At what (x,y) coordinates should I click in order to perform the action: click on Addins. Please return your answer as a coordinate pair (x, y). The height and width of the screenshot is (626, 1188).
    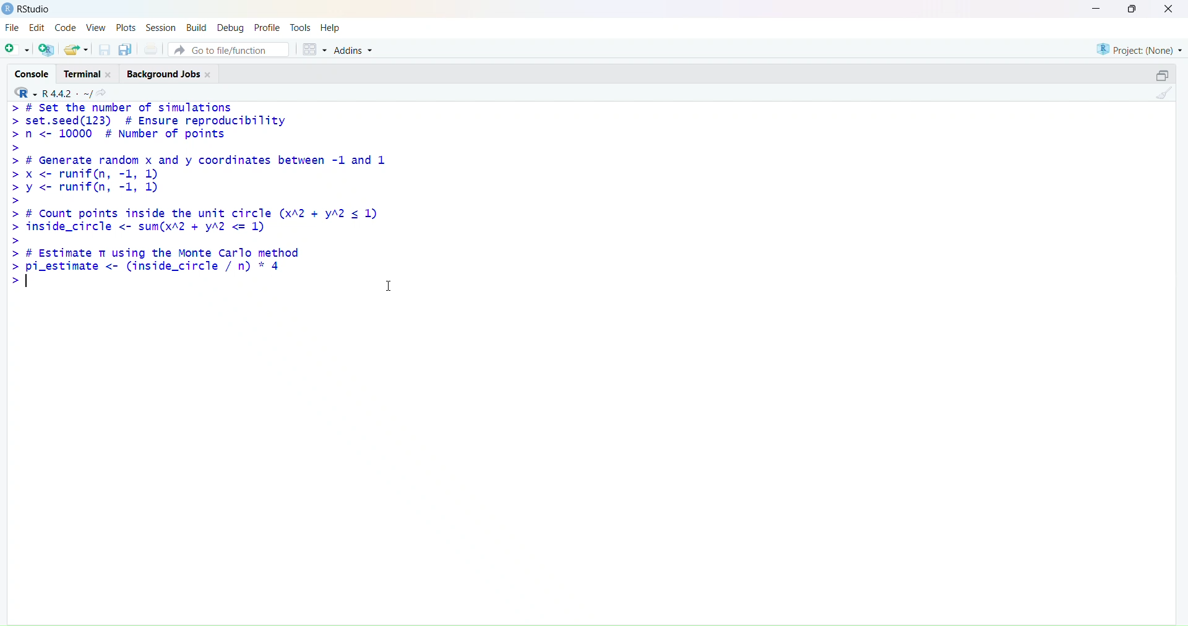
    Looking at the image, I should click on (355, 48).